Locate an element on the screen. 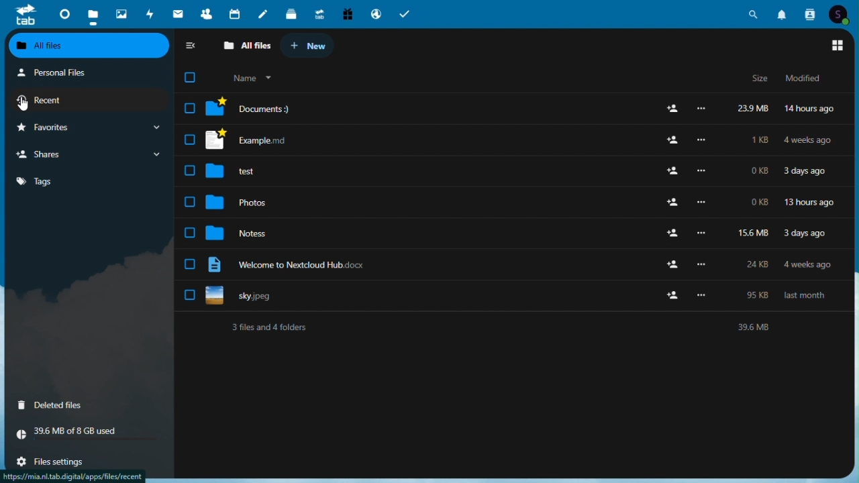  favourites is located at coordinates (87, 127).